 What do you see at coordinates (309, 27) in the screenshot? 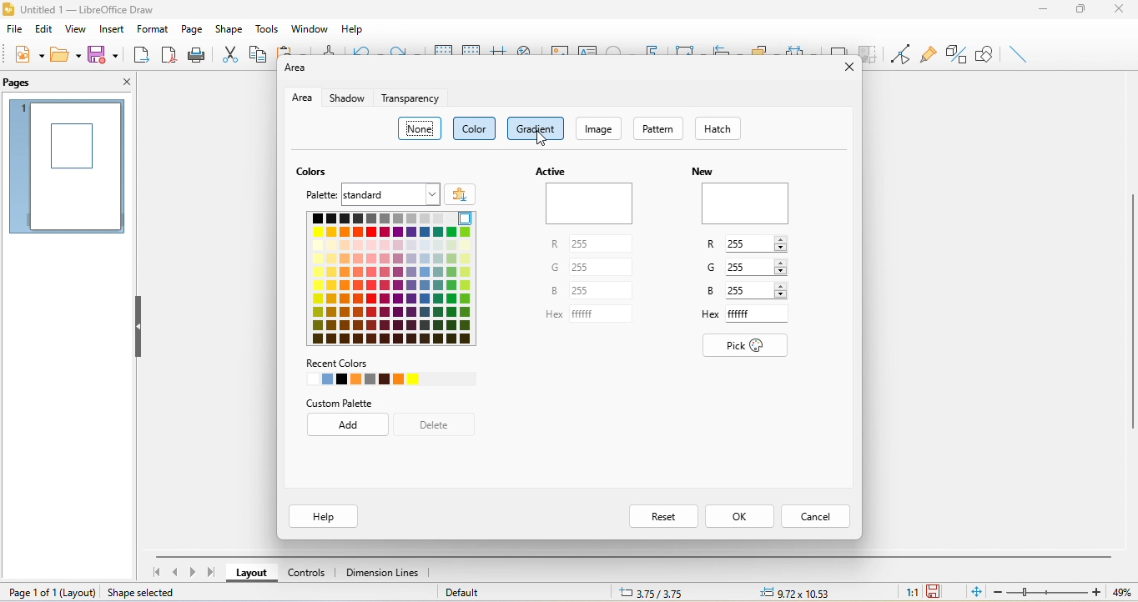
I see `window` at bounding box center [309, 27].